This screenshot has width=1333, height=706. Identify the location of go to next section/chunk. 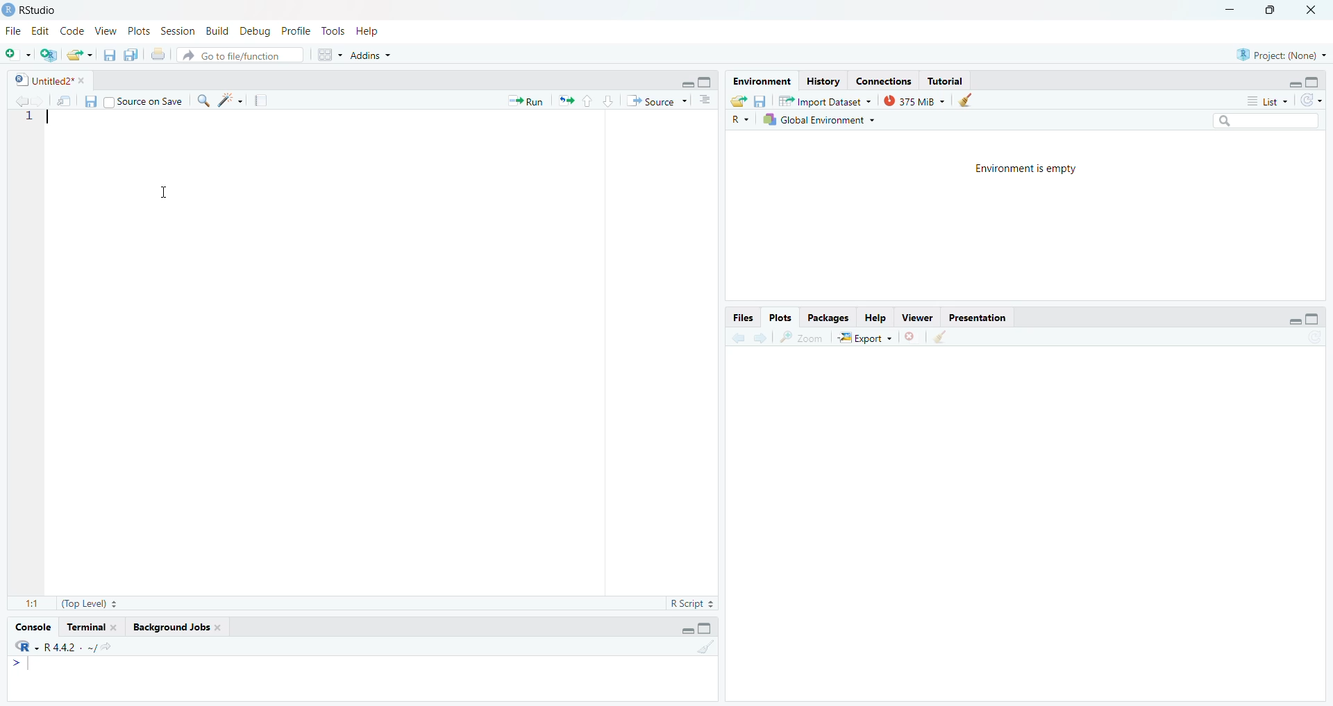
(607, 101).